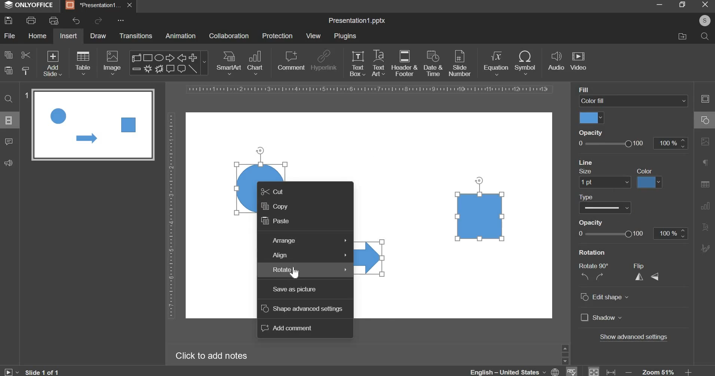 The height and width of the screenshot is (376, 715). Describe the element at coordinates (705, 248) in the screenshot. I see `signature ` at that location.